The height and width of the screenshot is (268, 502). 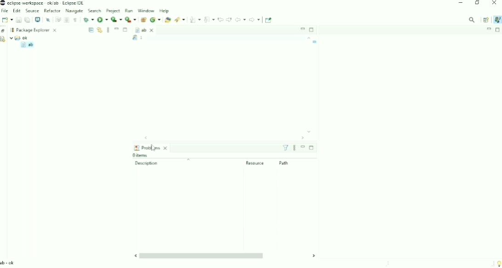 I want to click on Minimize, so click(x=117, y=29).